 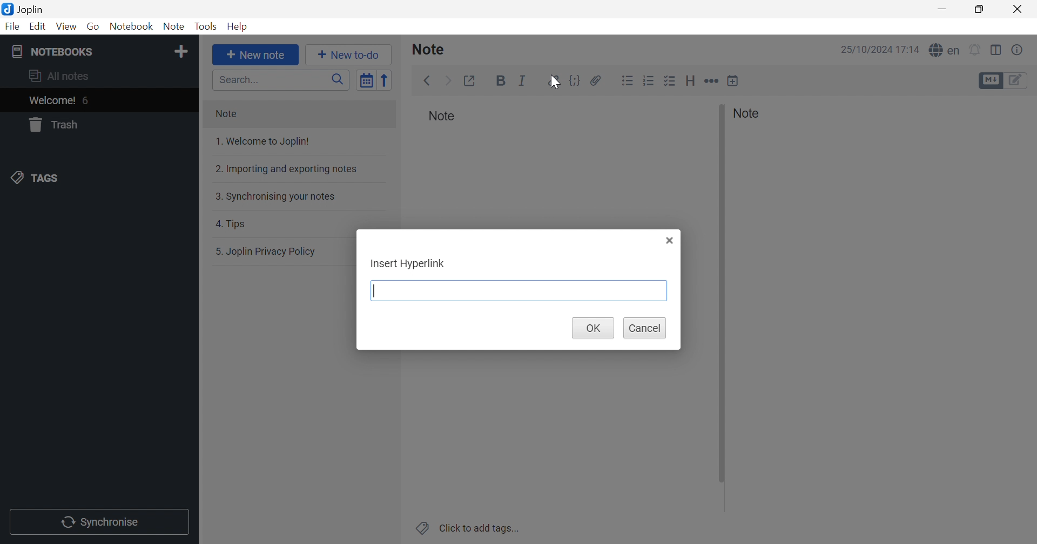 I want to click on Cancel, so click(x=644, y=328).